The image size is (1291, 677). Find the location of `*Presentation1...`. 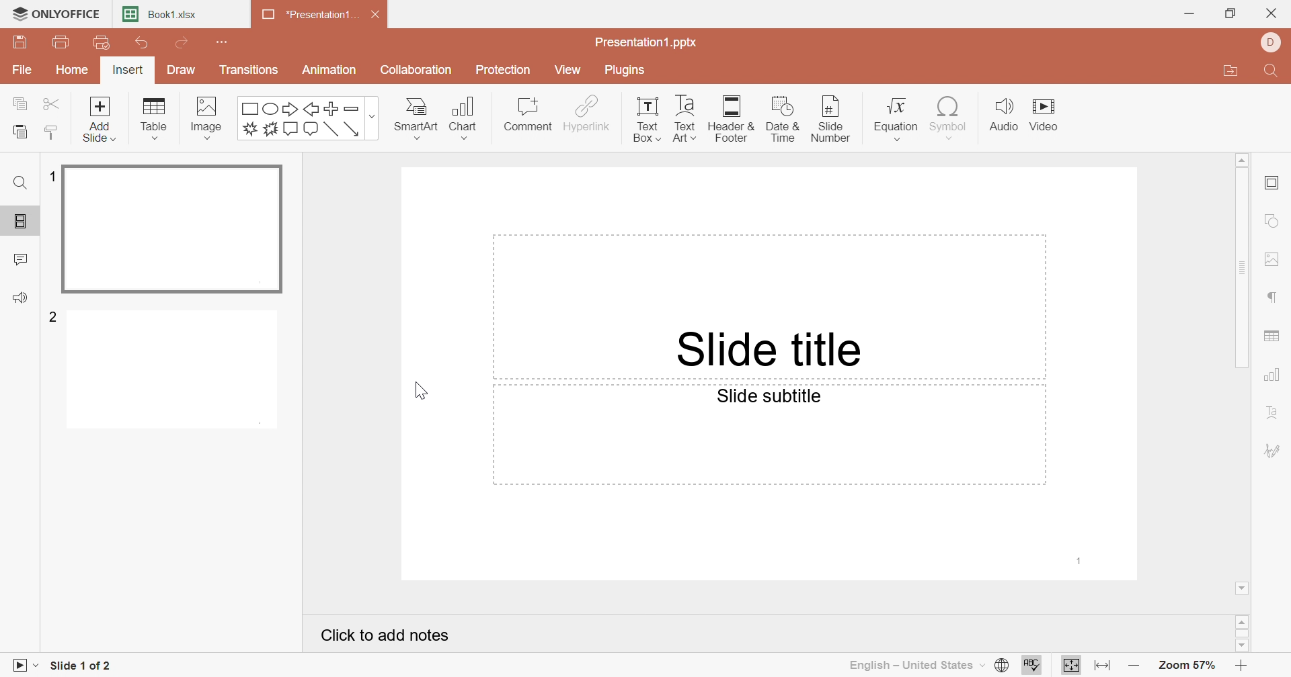

*Presentation1... is located at coordinates (306, 16).